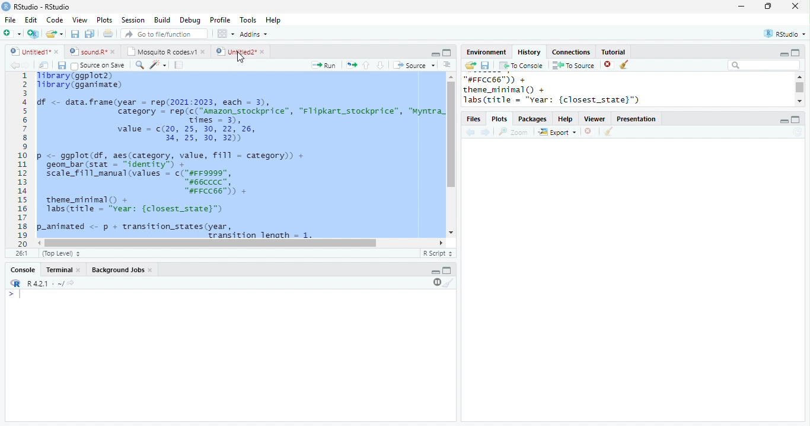 This screenshot has width=810, height=426. Describe the element at coordinates (352, 64) in the screenshot. I see `rerun` at that location.